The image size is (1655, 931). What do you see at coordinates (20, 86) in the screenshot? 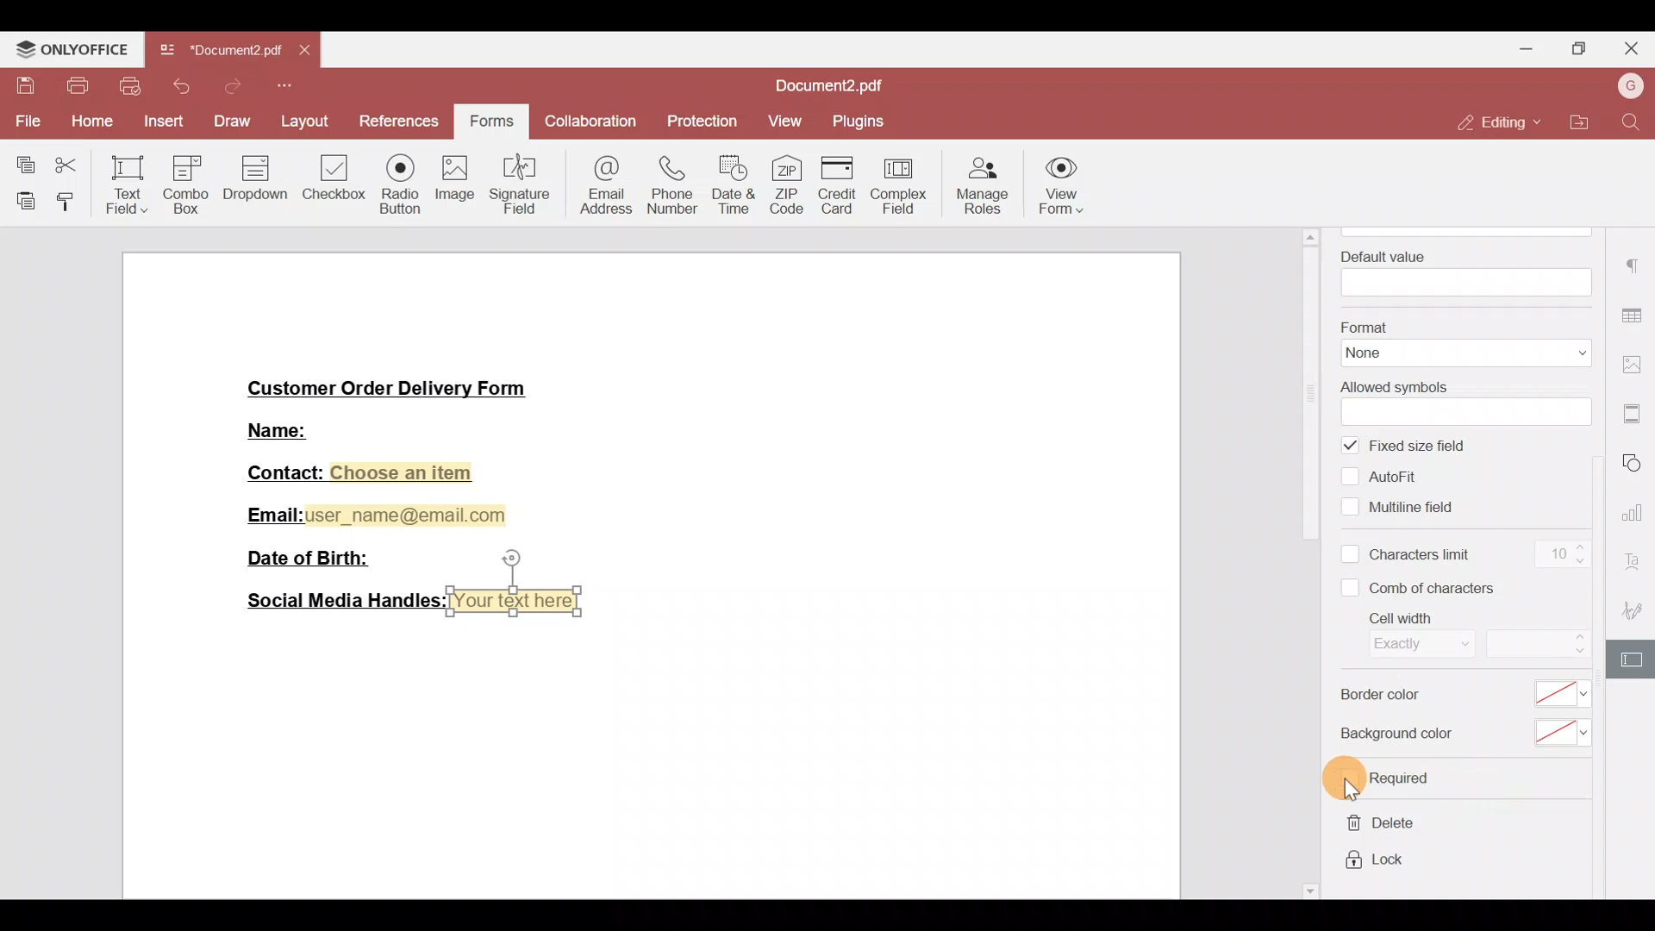
I see `Save` at bounding box center [20, 86].